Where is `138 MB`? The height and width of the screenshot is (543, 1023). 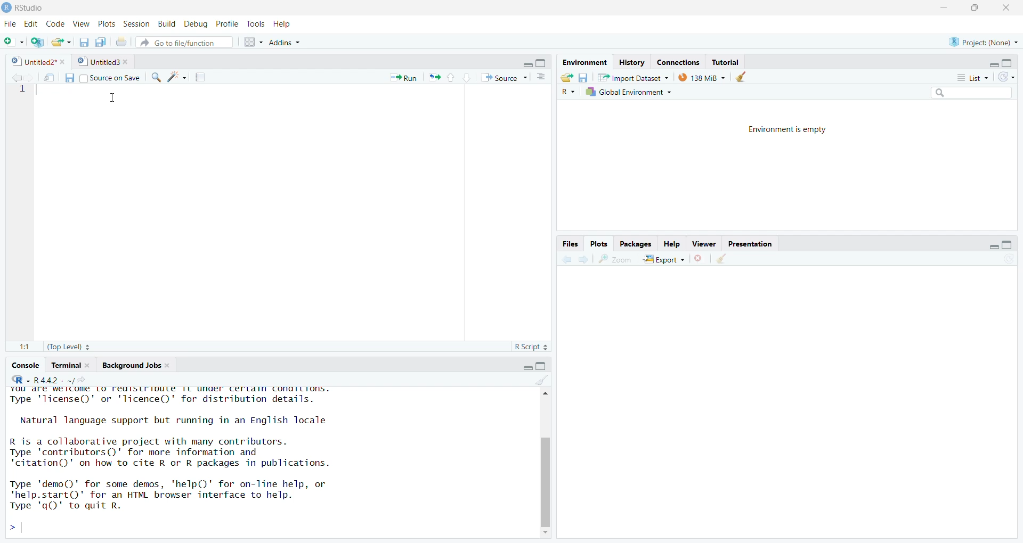
138 MB is located at coordinates (702, 77).